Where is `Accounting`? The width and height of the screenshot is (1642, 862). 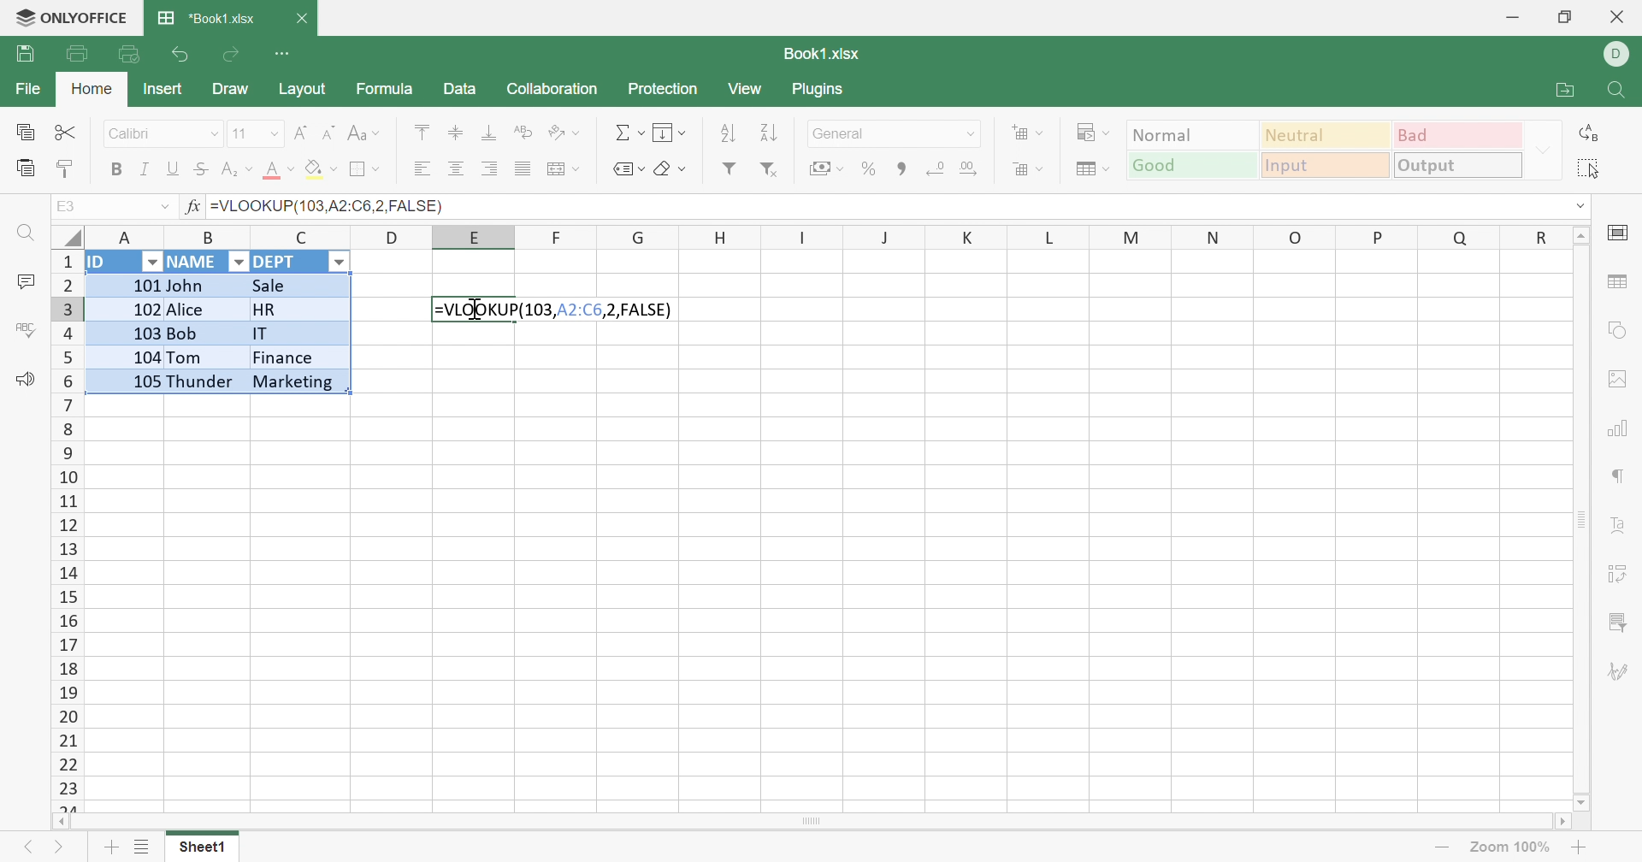 Accounting is located at coordinates (824, 168).